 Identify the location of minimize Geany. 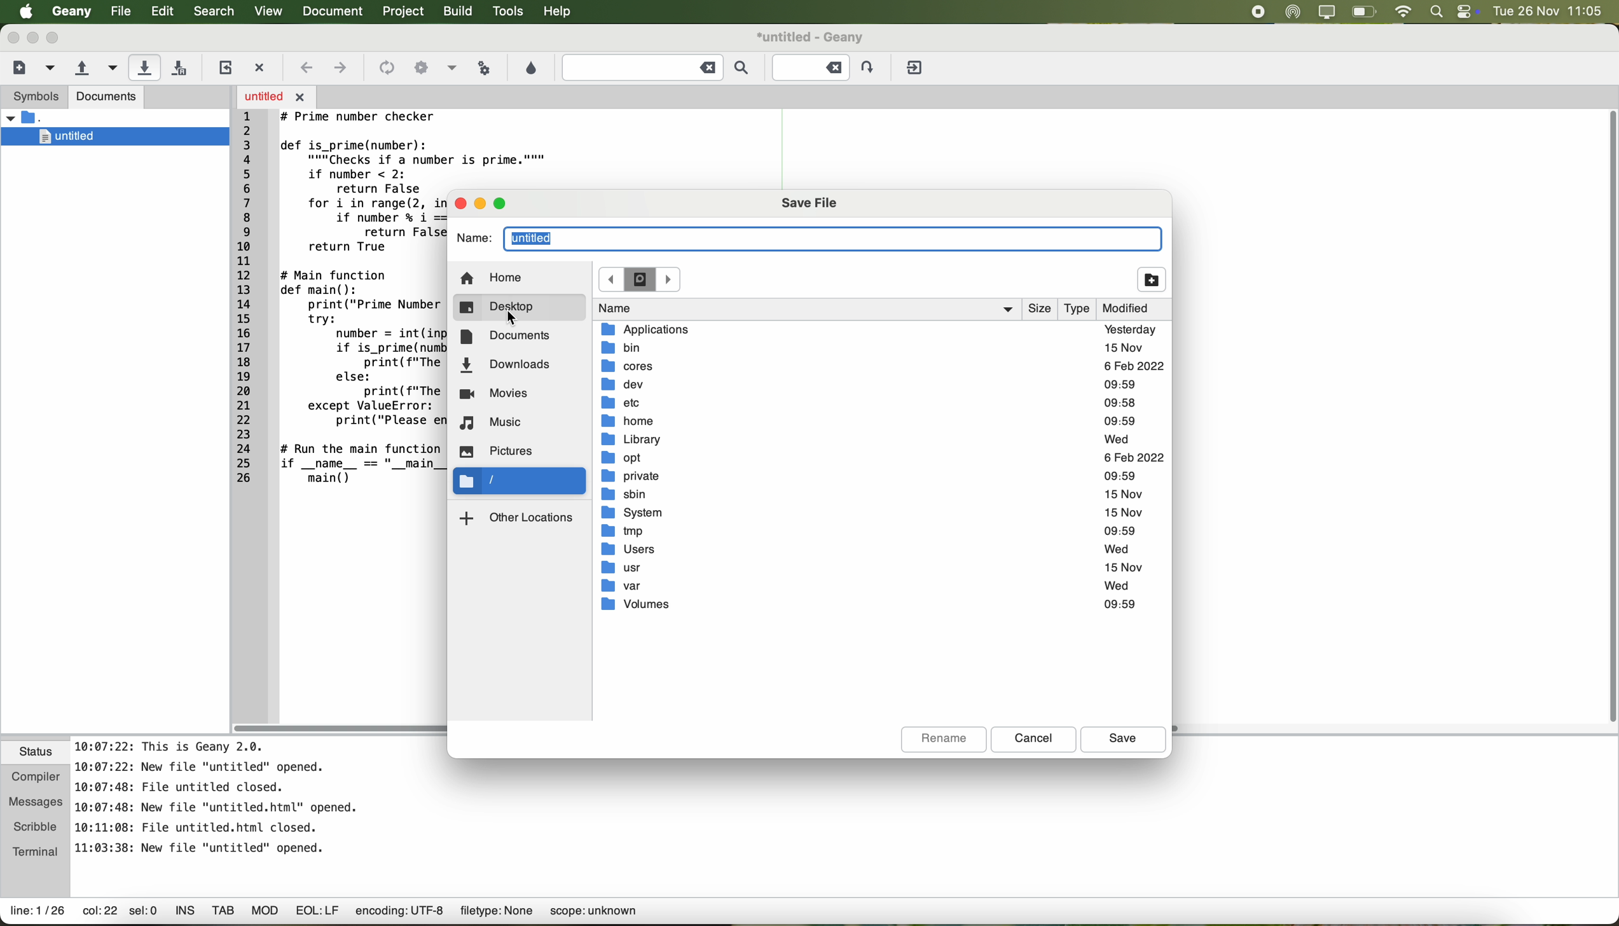
(33, 37).